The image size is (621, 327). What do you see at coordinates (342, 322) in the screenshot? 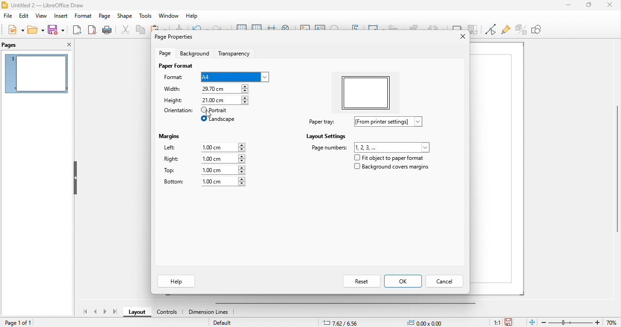
I see `7.62/6.56` at bounding box center [342, 322].